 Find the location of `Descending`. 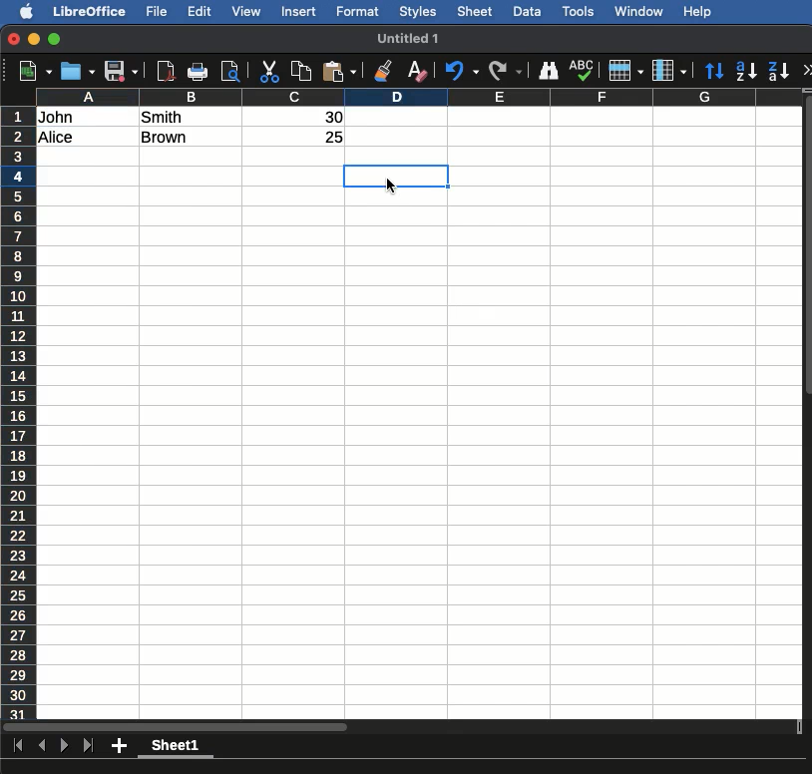

Descending is located at coordinates (779, 71).